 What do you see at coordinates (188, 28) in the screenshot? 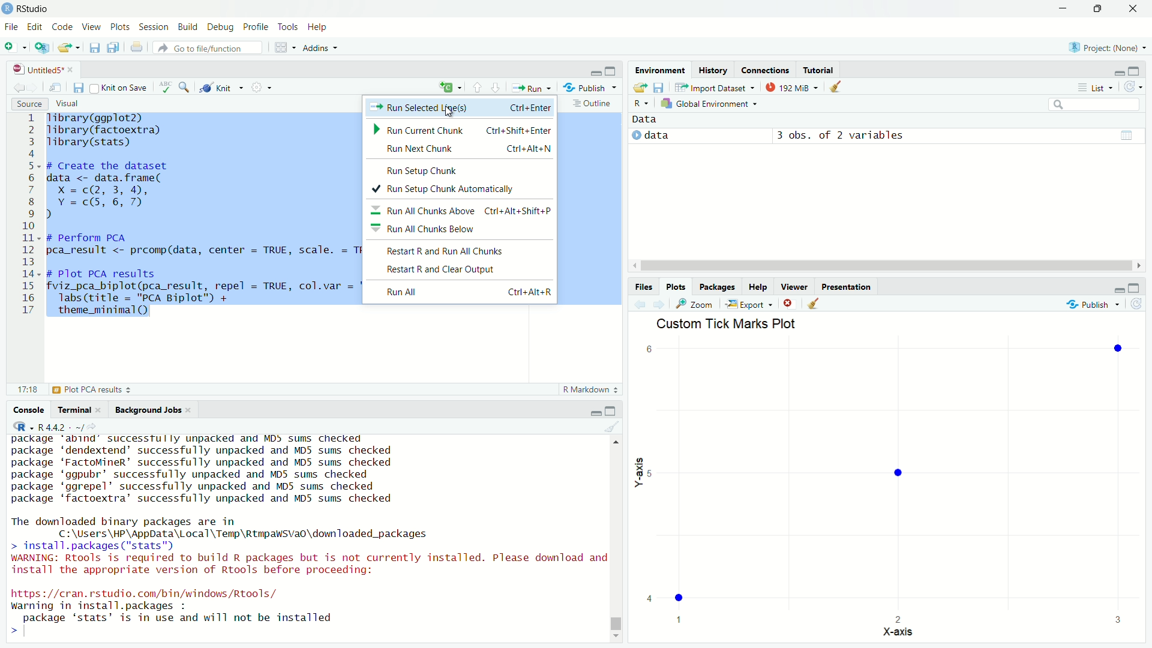
I see `Build` at bounding box center [188, 28].